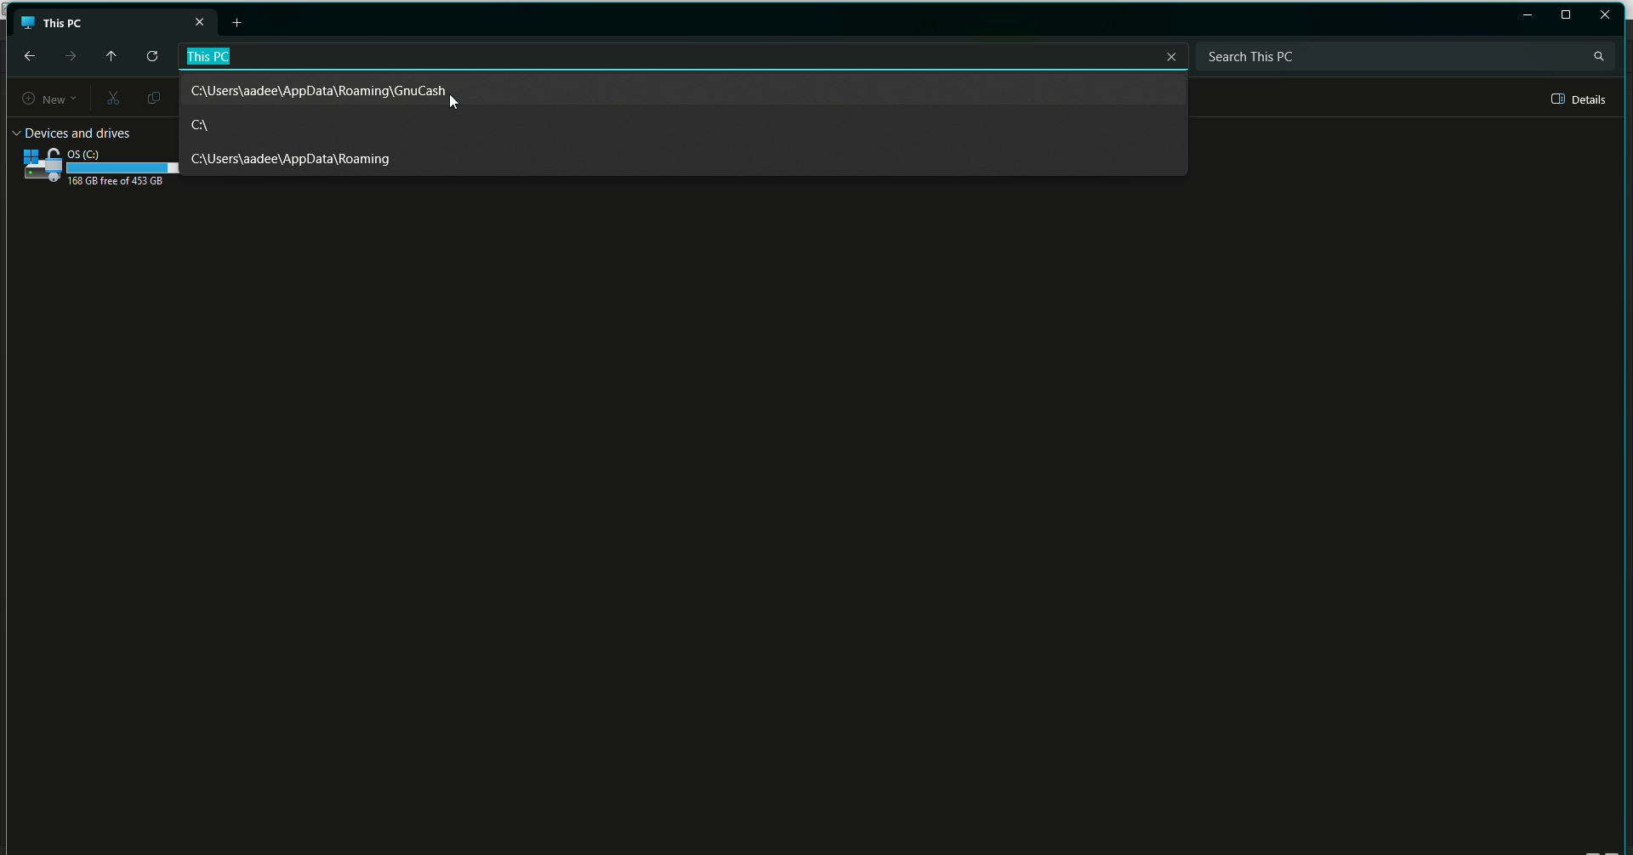 The width and height of the screenshot is (1633, 855). Describe the element at coordinates (115, 20) in the screenshot. I see `This PC` at that location.